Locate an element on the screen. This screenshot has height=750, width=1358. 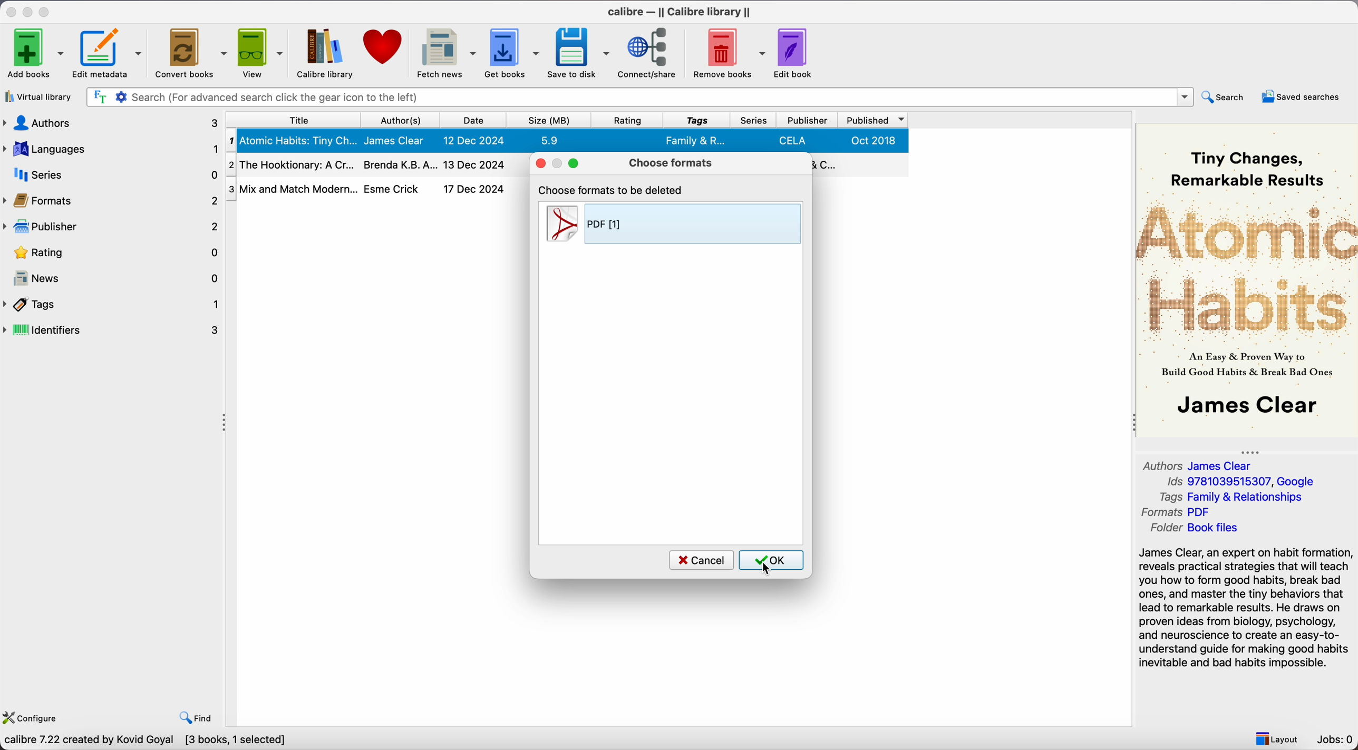
saved searches is located at coordinates (1300, 97).